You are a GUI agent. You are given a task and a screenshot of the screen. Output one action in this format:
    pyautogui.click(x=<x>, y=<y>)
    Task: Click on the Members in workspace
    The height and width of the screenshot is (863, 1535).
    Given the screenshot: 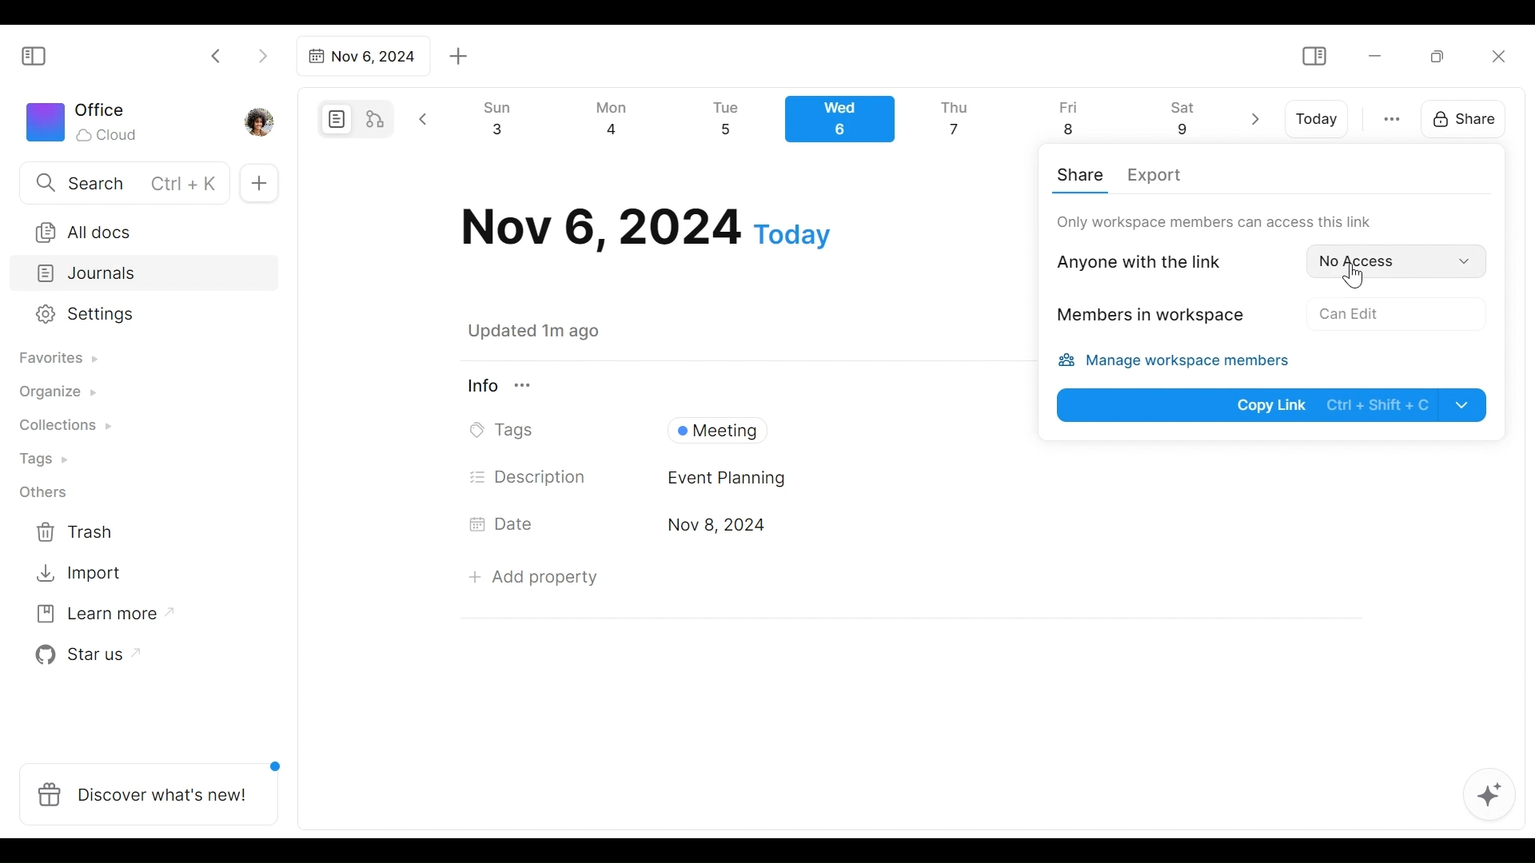 What is the action you would take?
    pyautogui.click(x=1146, y=317)
    